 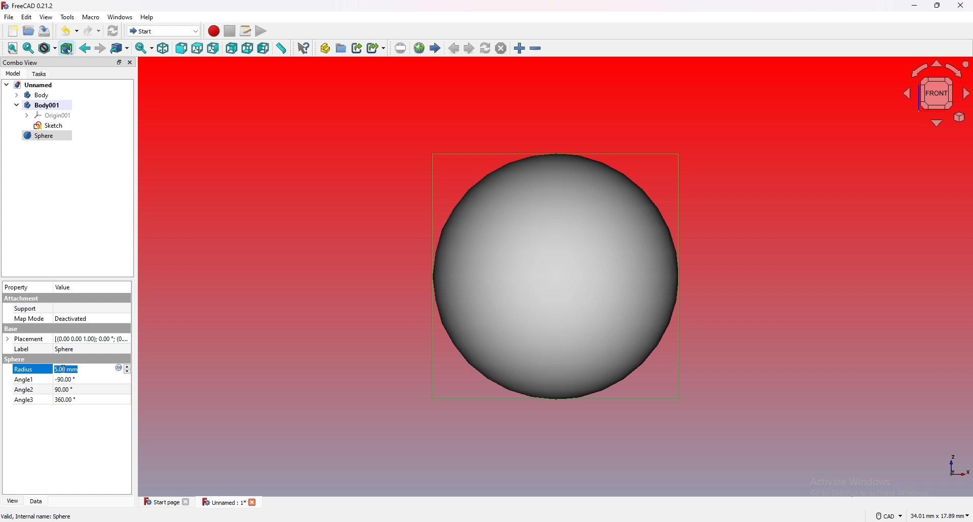 What do you see at coordinates (91, 17) in the screenshot?
I see `macro` at bounding box center [91, 17].